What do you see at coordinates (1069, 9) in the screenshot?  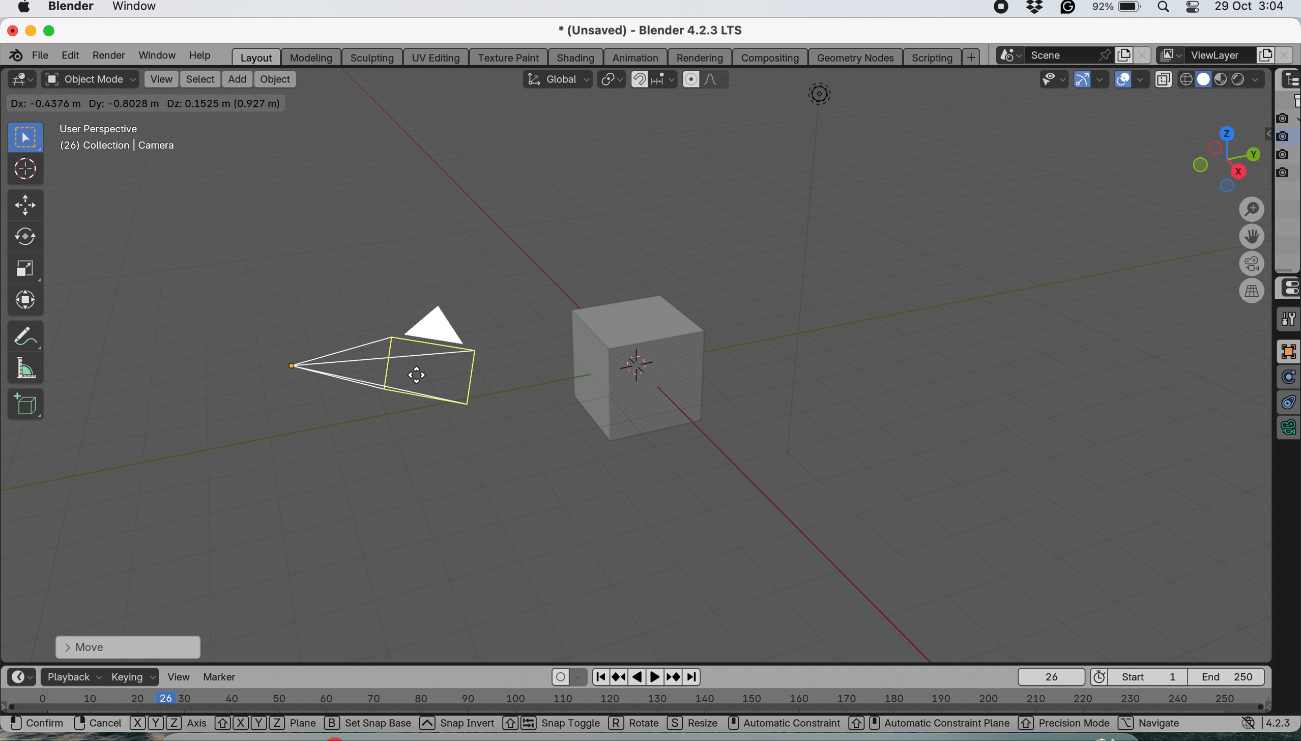 I see `grammarly` at bounding box center [1069, 9].